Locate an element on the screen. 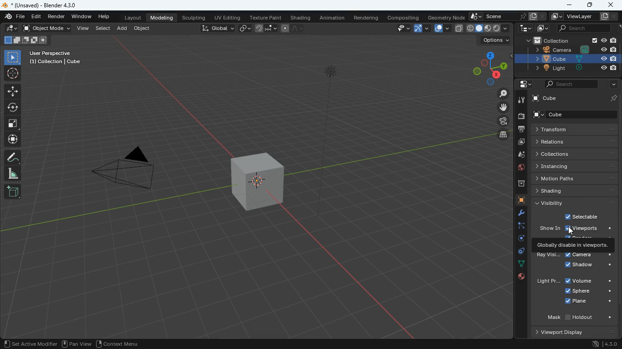 The height and width of the screenshot is (349, 622). text is located at coordinates (56, 58).